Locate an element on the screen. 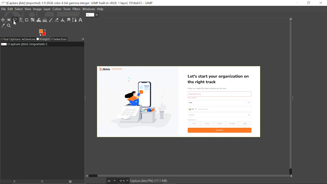  Filters is located at coordinates (77, 9).